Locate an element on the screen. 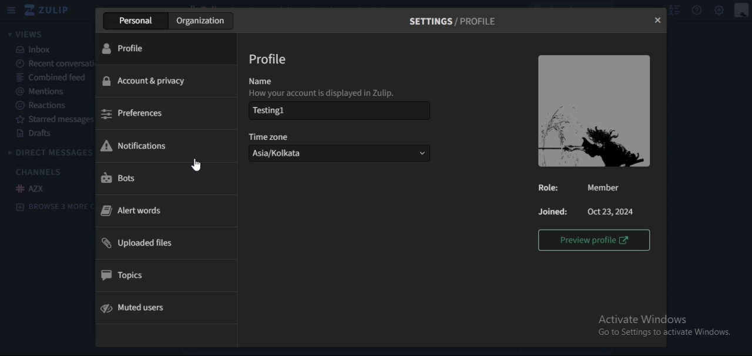 The image size is (752, 356). topics is located at coordinates (128, 276).